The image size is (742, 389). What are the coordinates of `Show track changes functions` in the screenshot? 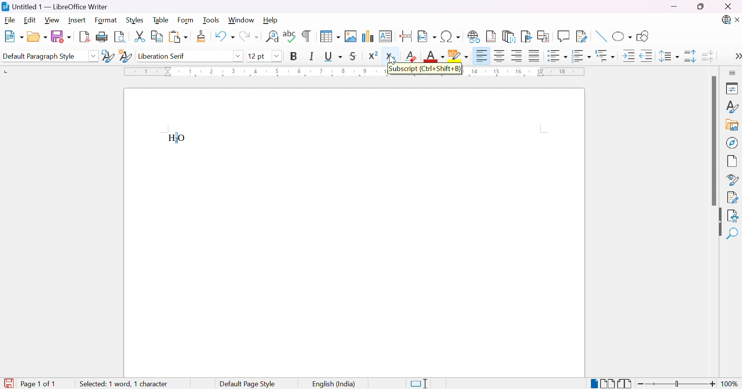 It's located at (582, 37).